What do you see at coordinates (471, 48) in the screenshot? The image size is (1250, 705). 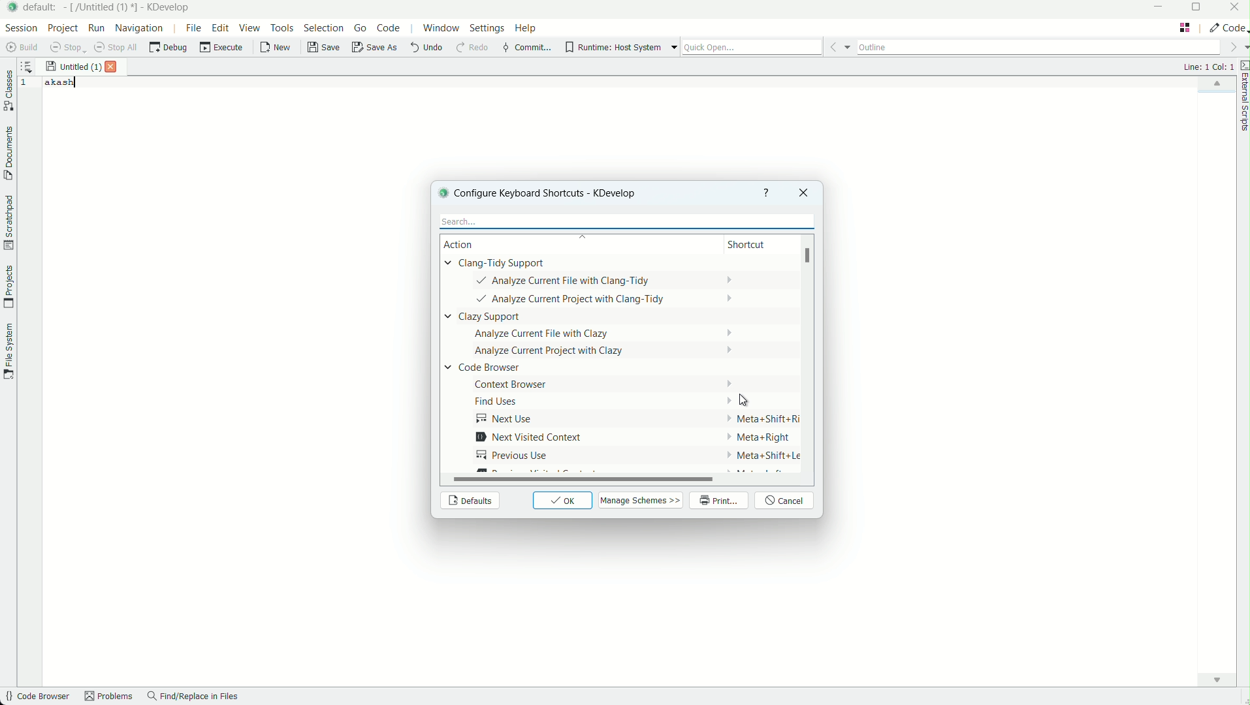 I see `redo` at bounding box center [471, 48].